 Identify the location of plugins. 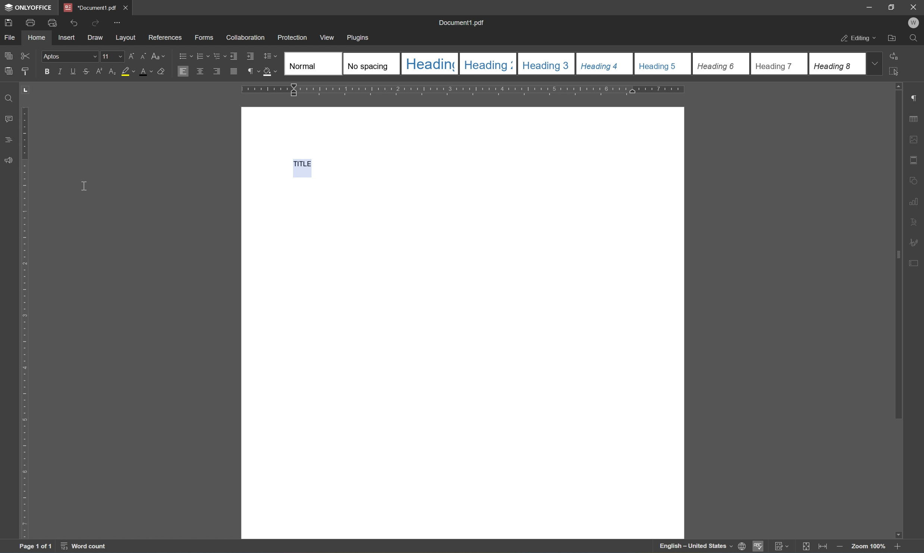
(358, 38).